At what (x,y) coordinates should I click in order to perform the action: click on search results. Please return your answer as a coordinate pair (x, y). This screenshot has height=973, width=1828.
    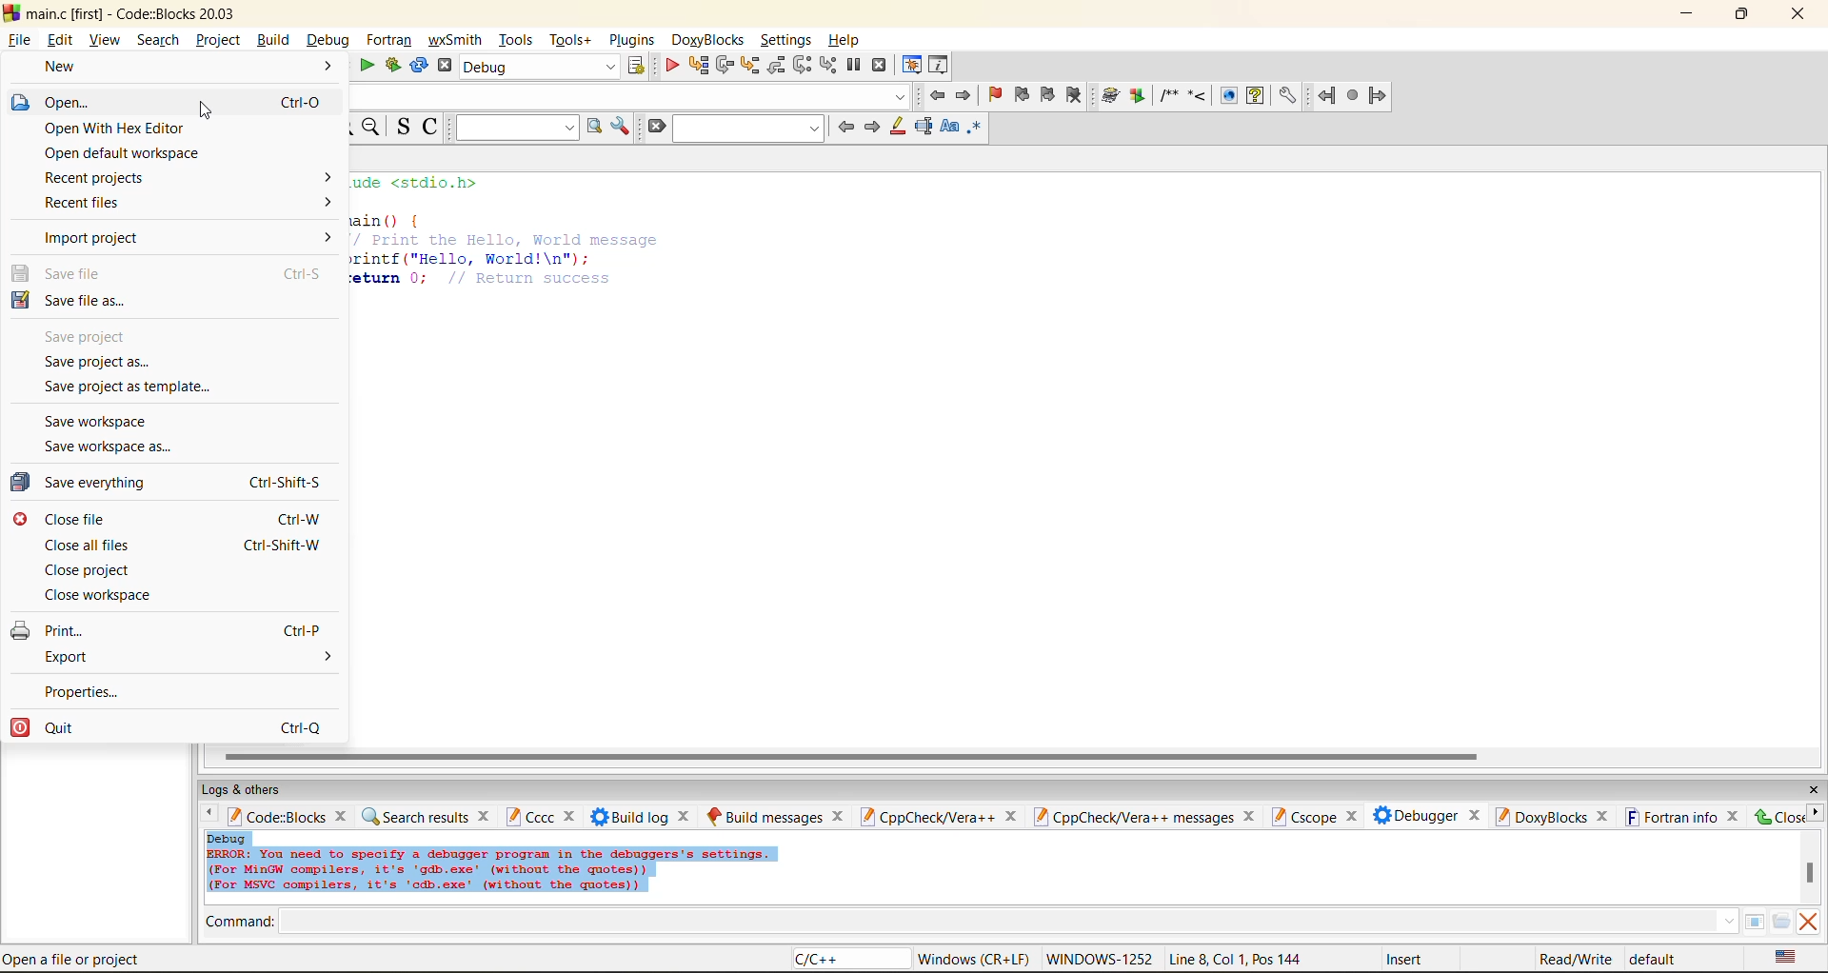
    Looking at the image, I should click on (414, 816).